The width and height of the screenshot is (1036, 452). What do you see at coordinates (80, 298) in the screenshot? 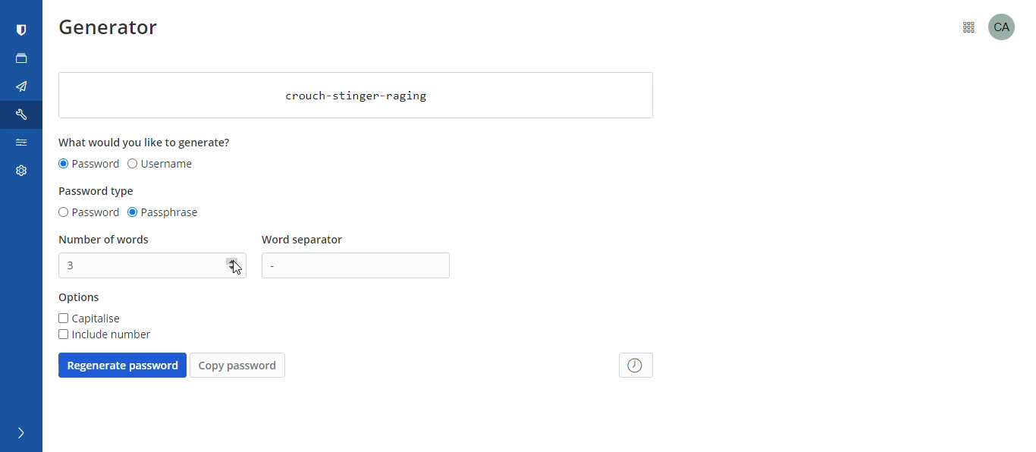
I see `options` at bounding box center [80, 298].